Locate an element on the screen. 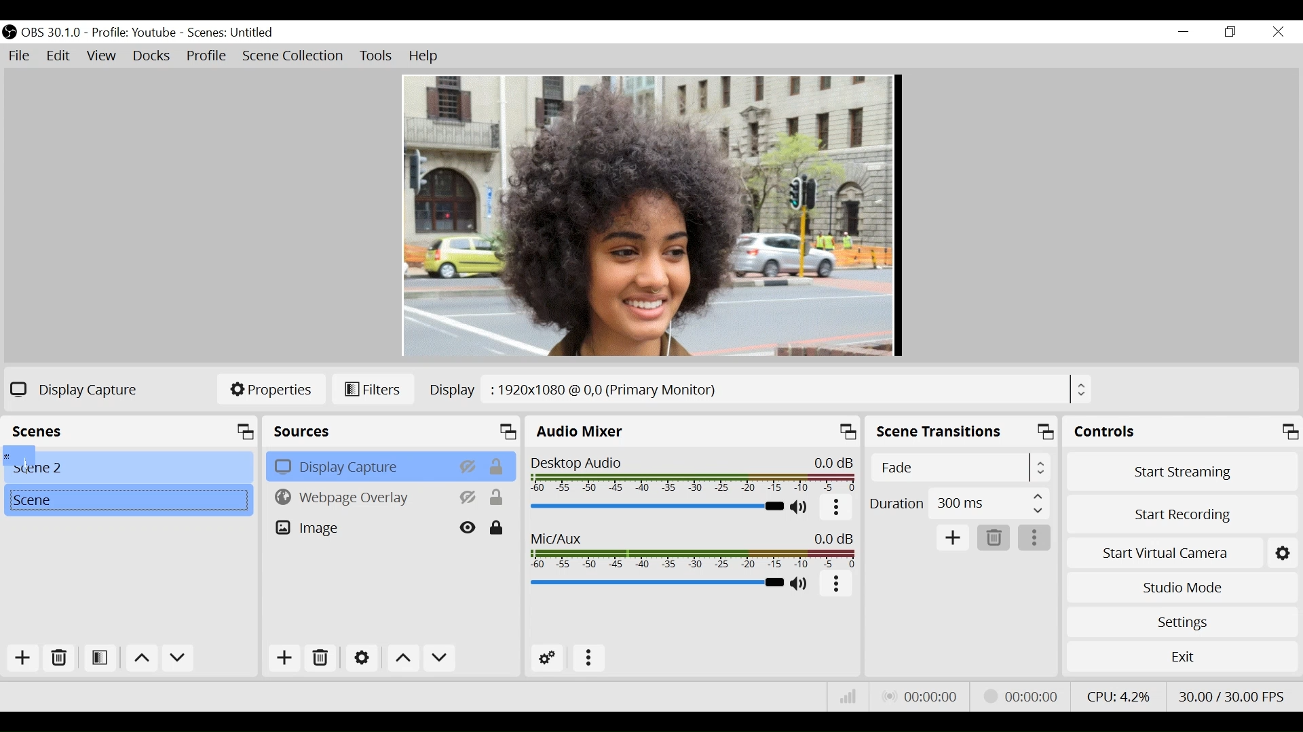 The image size is (1303, 732). Settings is located at coordinates (1282, 553).